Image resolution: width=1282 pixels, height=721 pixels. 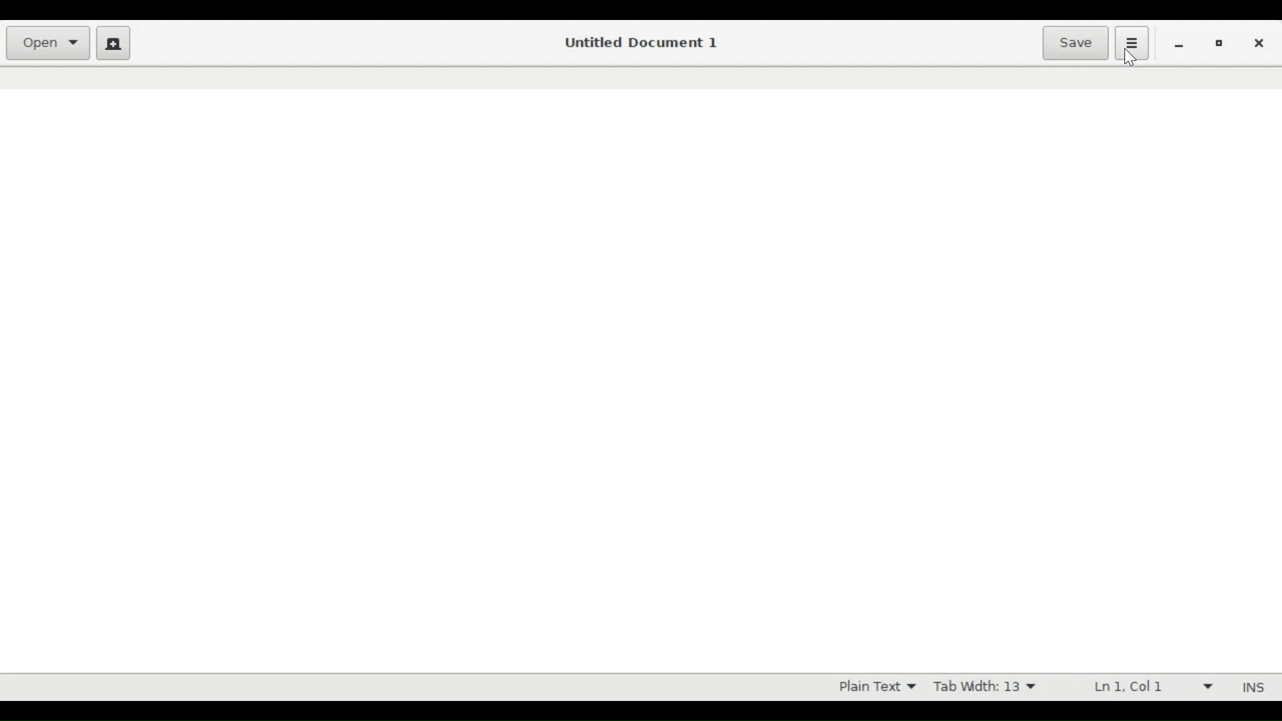 I want to click on Untitled Document 1, so click(x=644, y=43).